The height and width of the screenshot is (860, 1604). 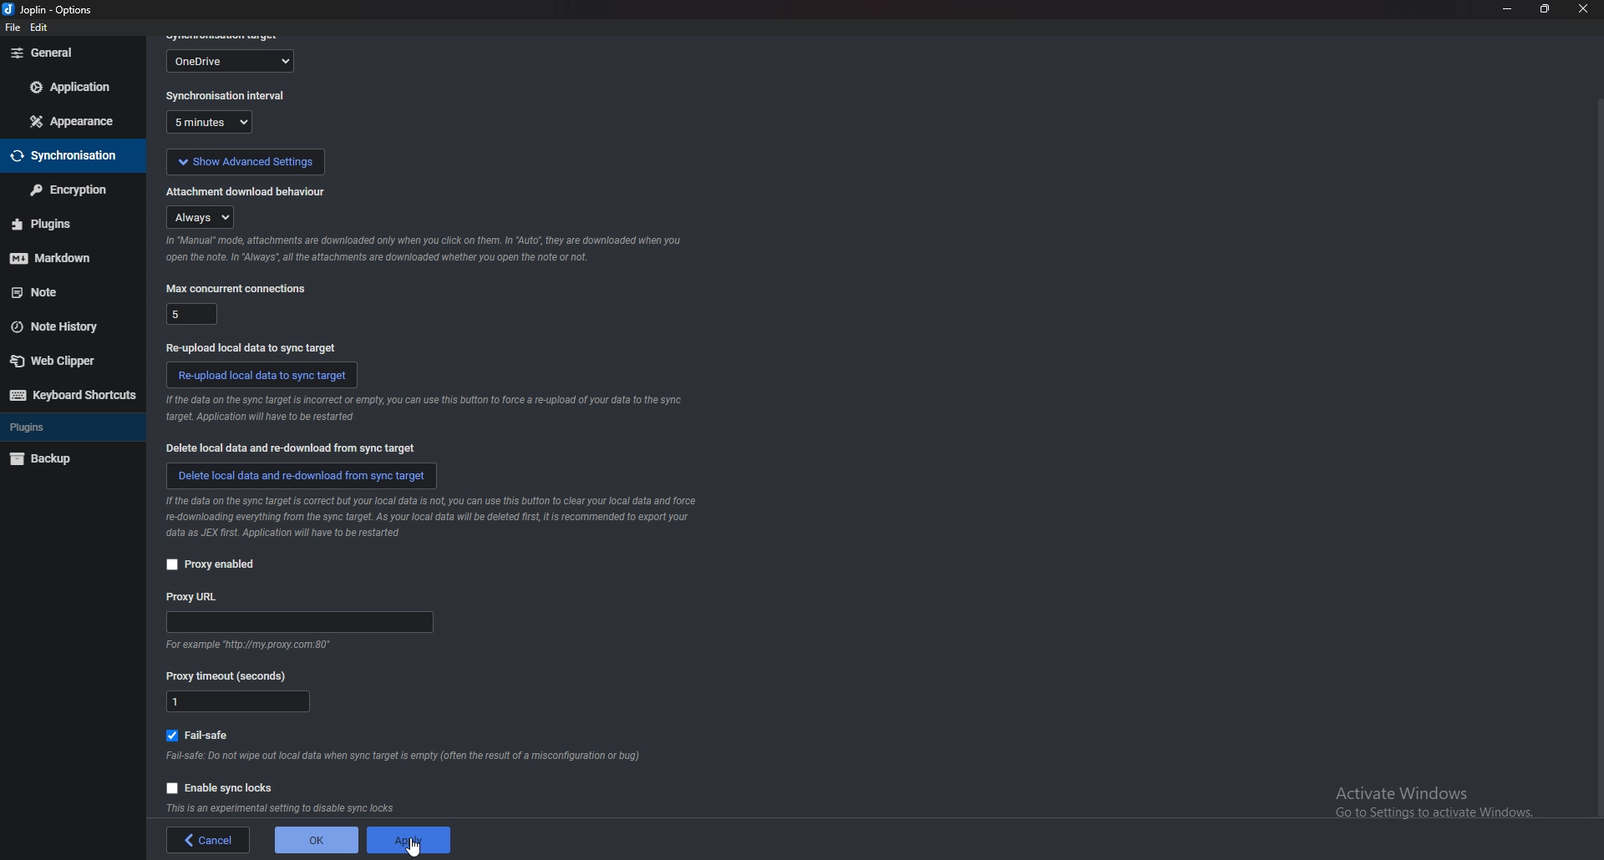 I want to click on encryption, so click(x=67, y=190).